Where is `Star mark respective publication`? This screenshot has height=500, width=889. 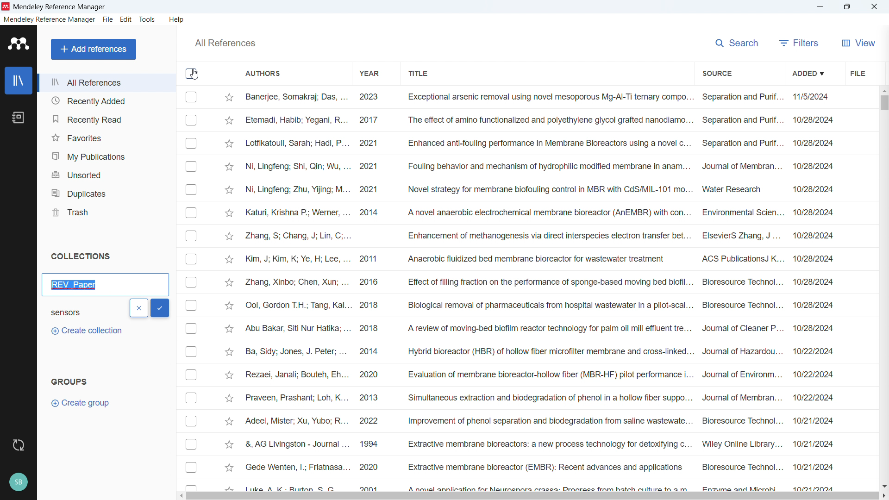 Star mark respective publication is located at coordinates (229, 329).